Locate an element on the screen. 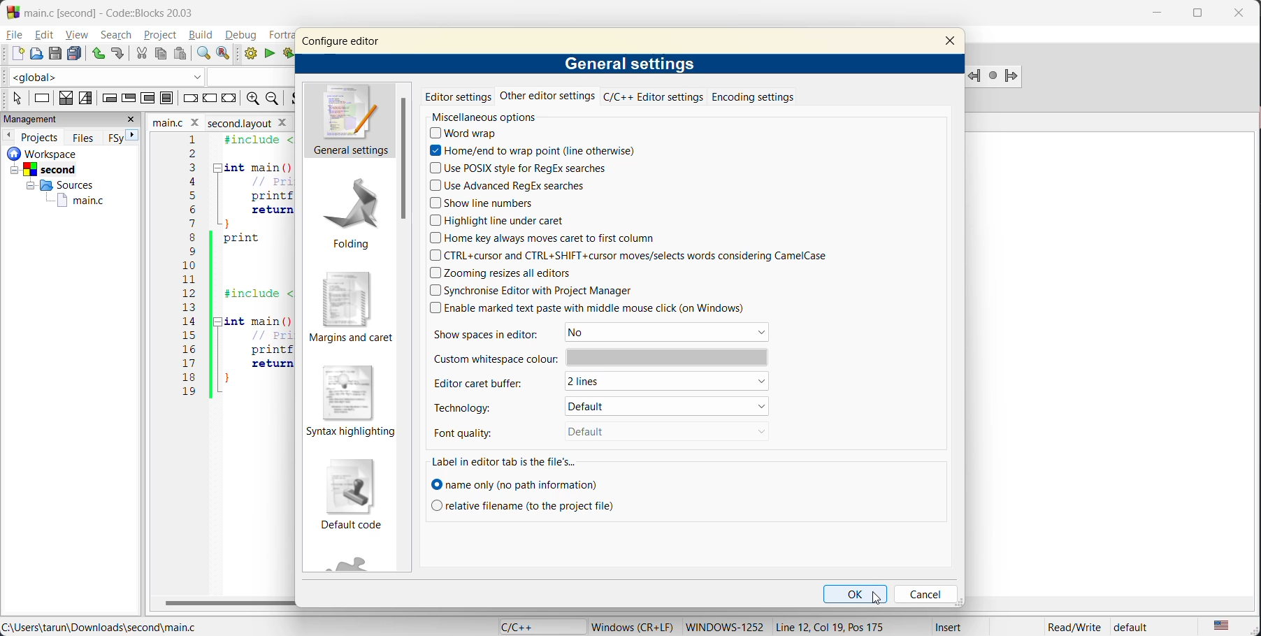 This screenshot has height=636, width=1261. block instruction is located at coordinates (168, 98).